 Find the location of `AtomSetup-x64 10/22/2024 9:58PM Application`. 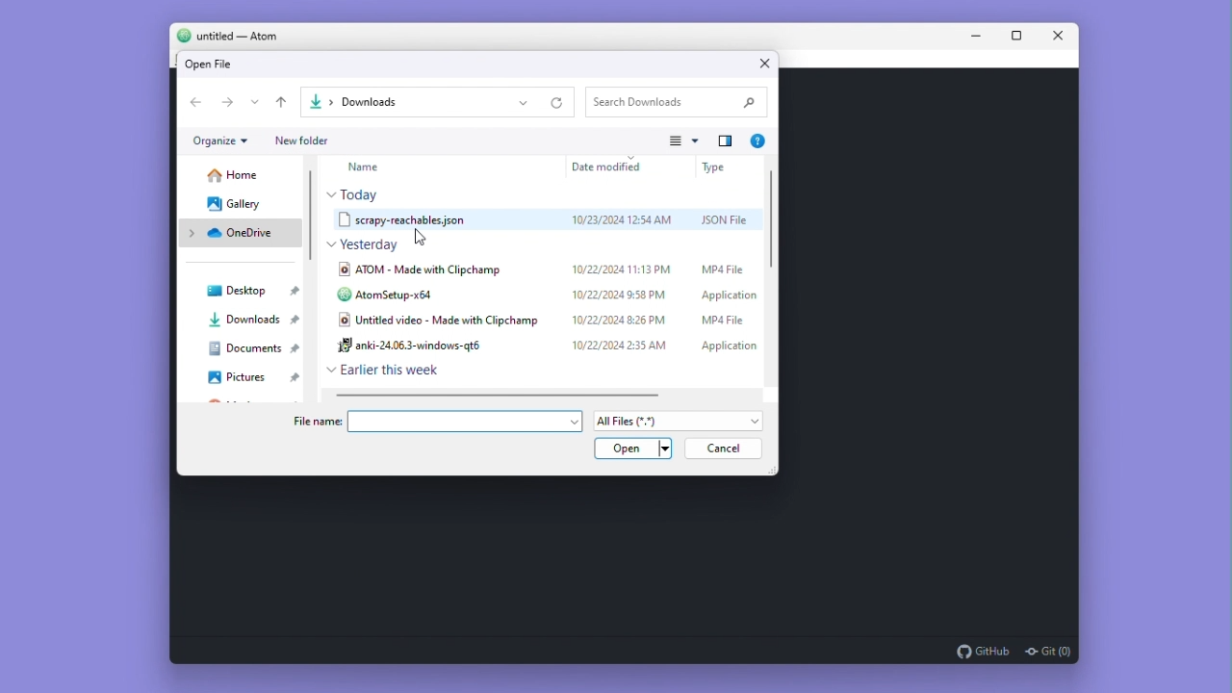

AtomSetup-x64 10/22/2024 9:58PM Application is located at coordinates (545, 295).